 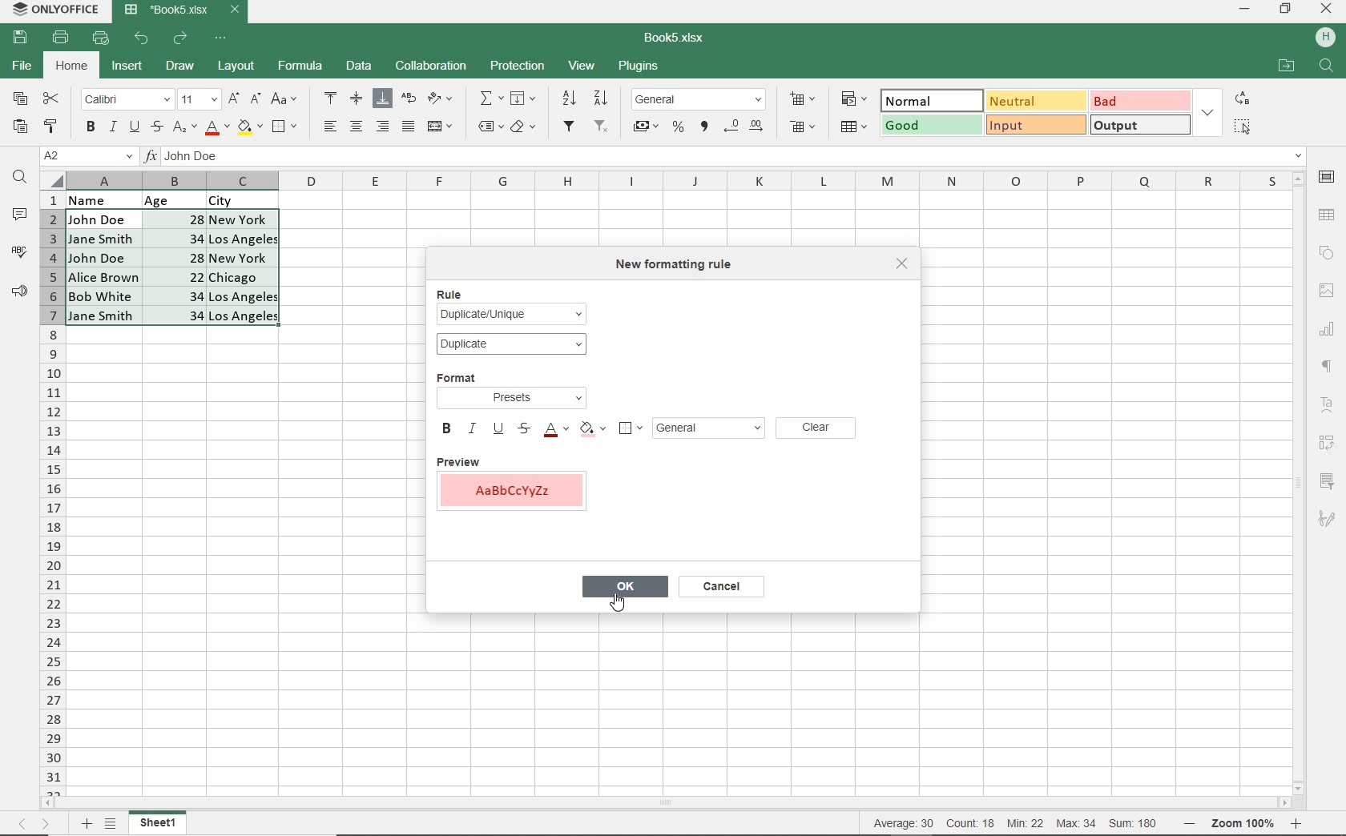 What do you see at coordinates (680, 38) in the screenshot?
I see `DOCUMENT NAME` at bounding box center [680, 38].